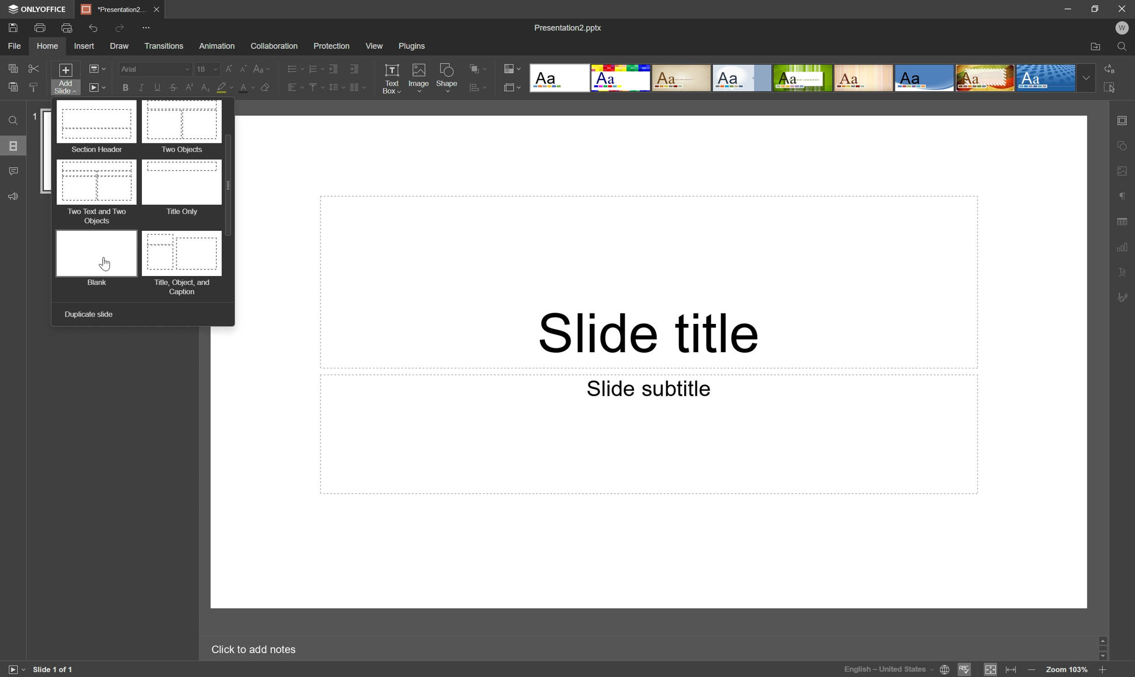 This screenshot has width=1135, height=677. Describe the element at coordinates (118, 45) in the screenshot. I see `Draw` at that location.